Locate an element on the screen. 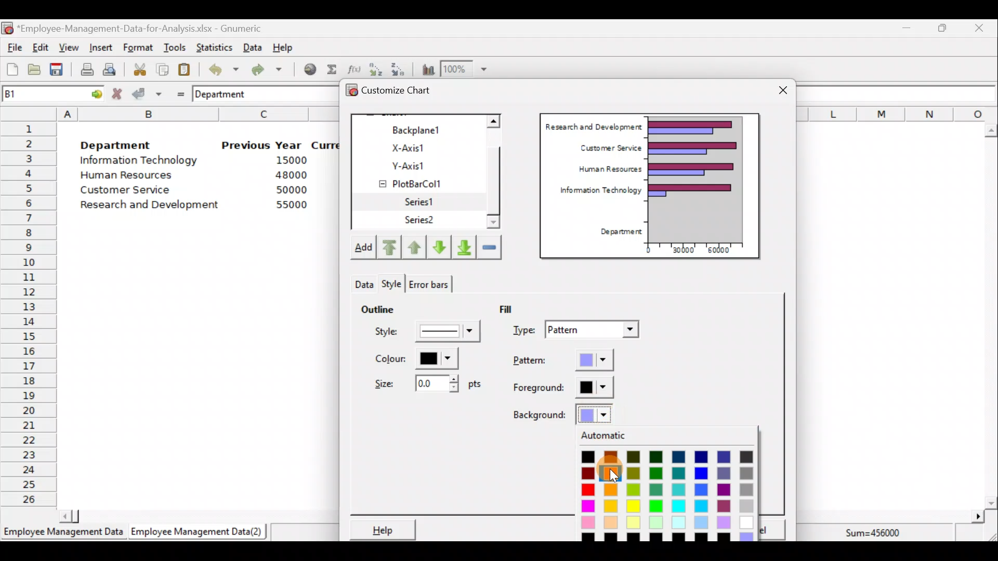 Image resolution: width=998 pixels, height=561 pixels. Pattern is located at coordinates (573, 361).